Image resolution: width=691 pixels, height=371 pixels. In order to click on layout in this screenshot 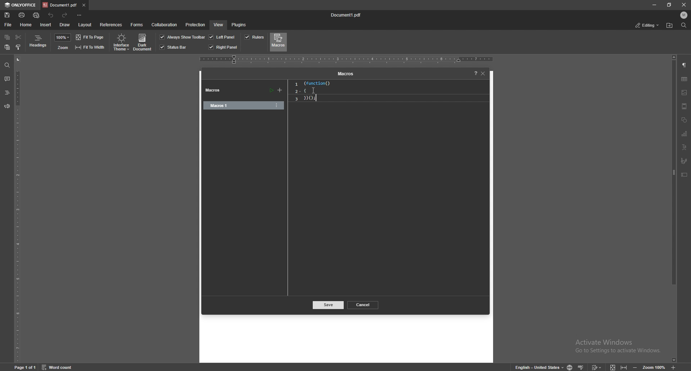, I will do `click(85, 25)`.